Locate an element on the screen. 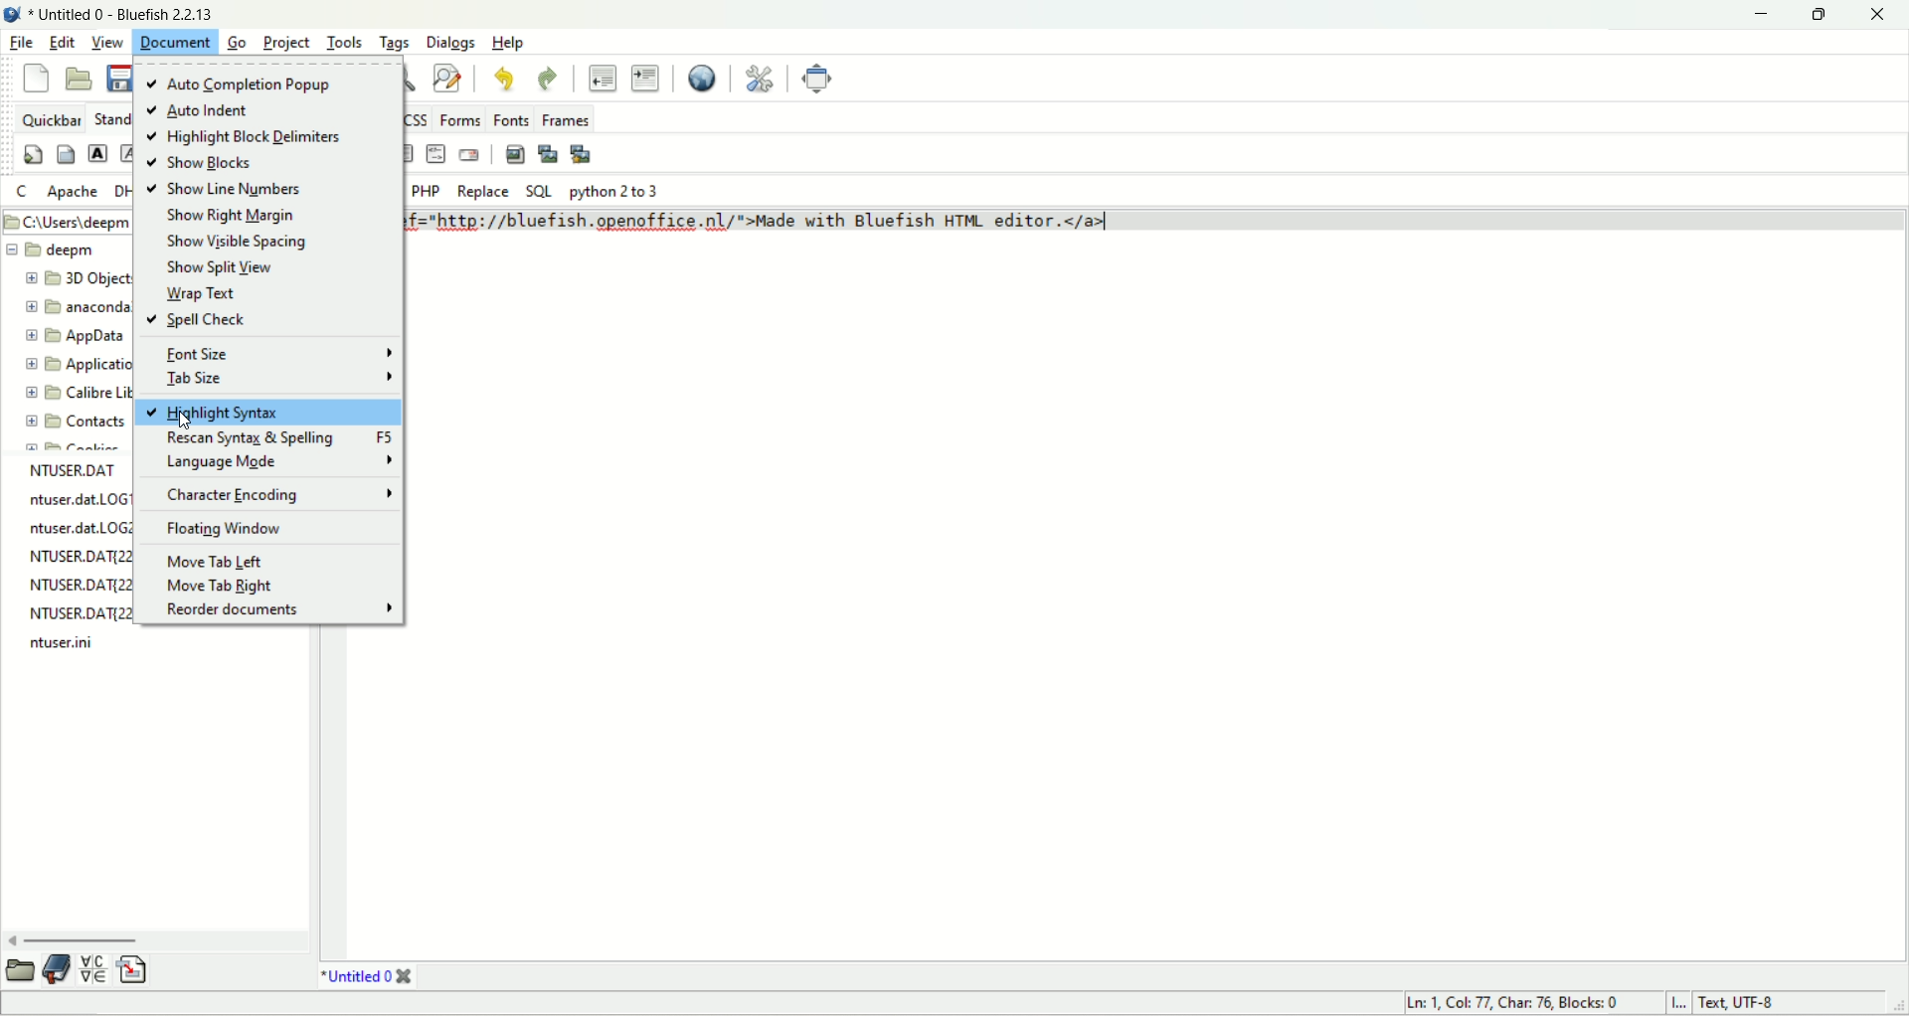 The height and width of the screenshot is (1016, 1909). C is located at coordinates (26, 191).